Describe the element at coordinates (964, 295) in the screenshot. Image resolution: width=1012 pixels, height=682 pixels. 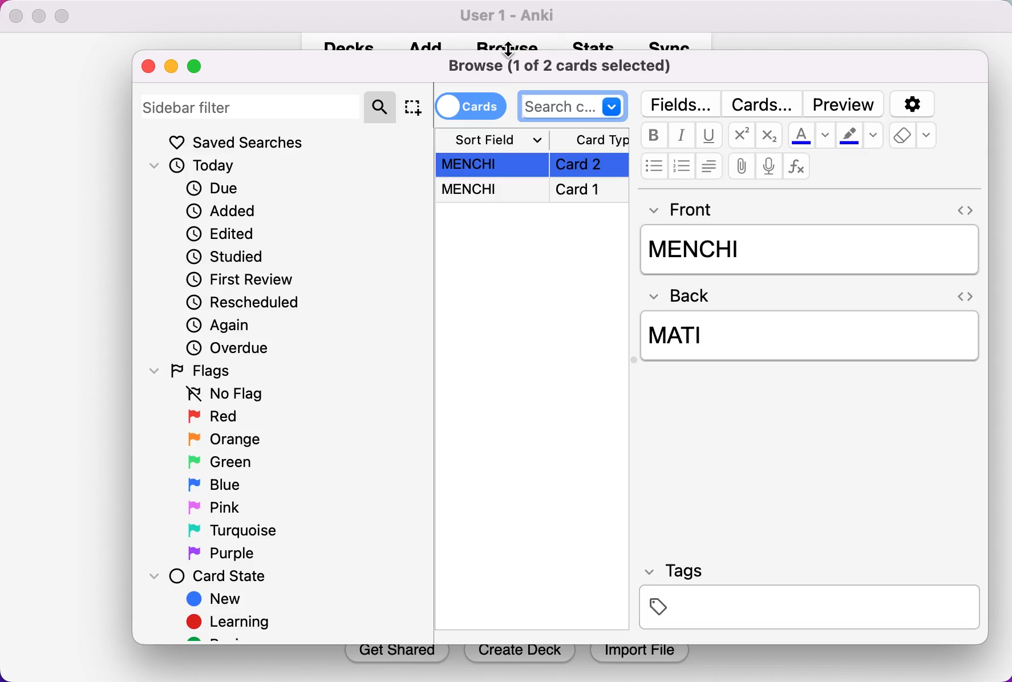
I see `go back or go next` at that location.